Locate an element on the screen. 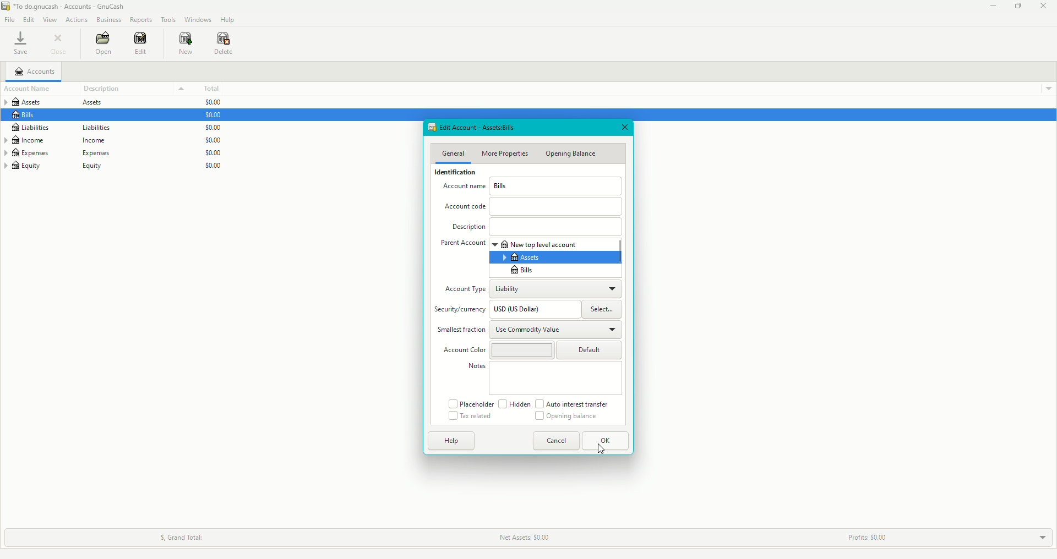  Edit is located at coordinates (31, 20).